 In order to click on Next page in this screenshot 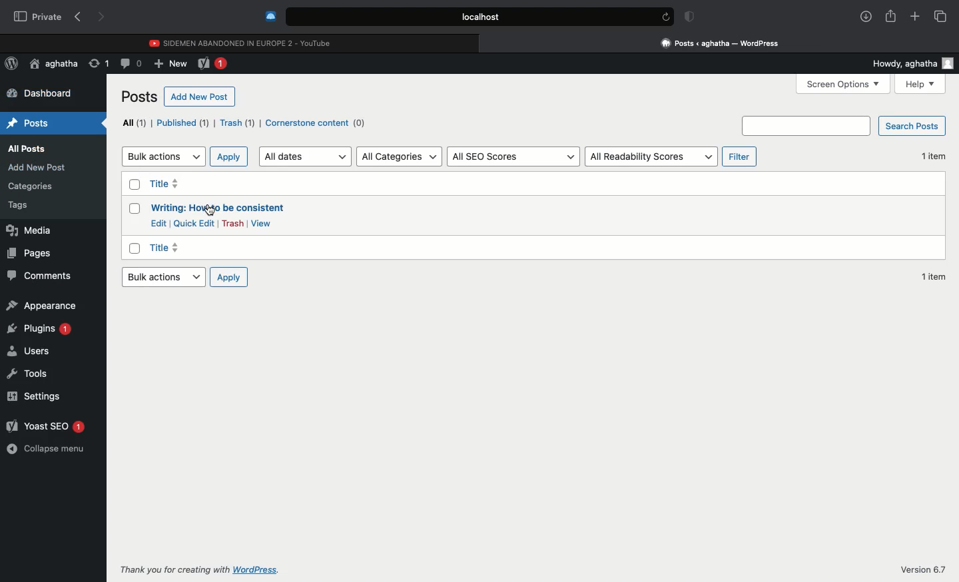, I will do `click(103, 18)`.